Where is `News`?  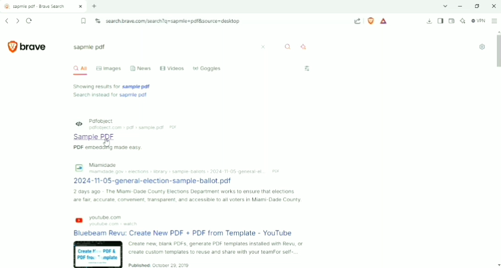
News is located at coordinates (140, 67).